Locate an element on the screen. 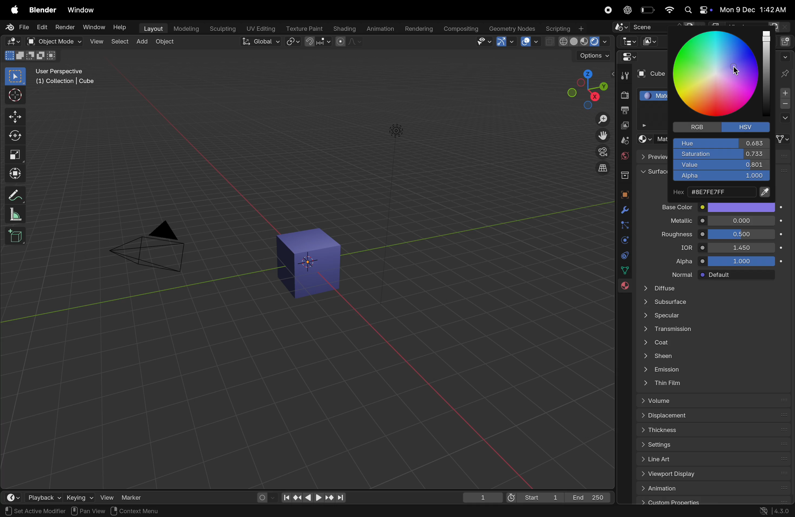 The image size is (795, 517). zoom i  is located at coordinates (603, 117).